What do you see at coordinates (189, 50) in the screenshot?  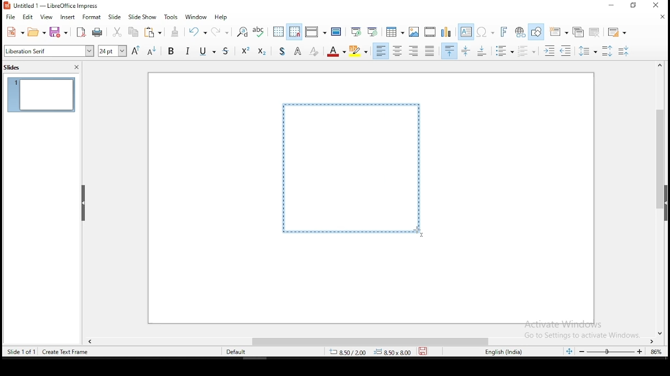 I see `italics` at bounding box center [189, 50].